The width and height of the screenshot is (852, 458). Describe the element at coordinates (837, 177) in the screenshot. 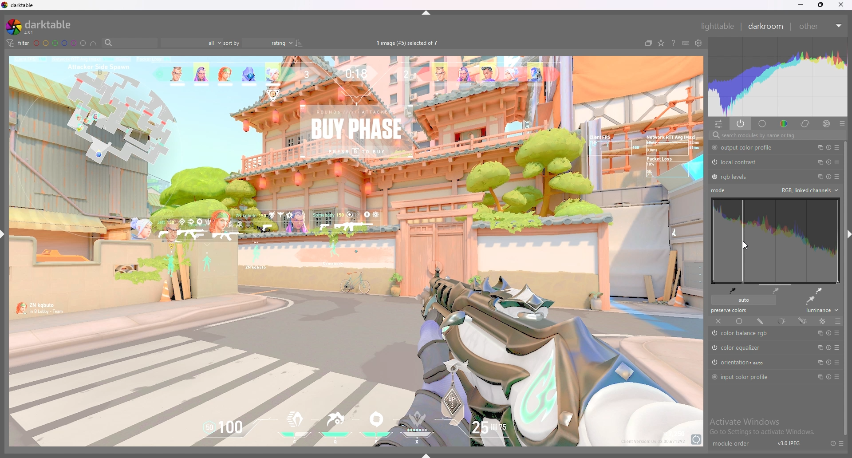

I see `presets` at that location.